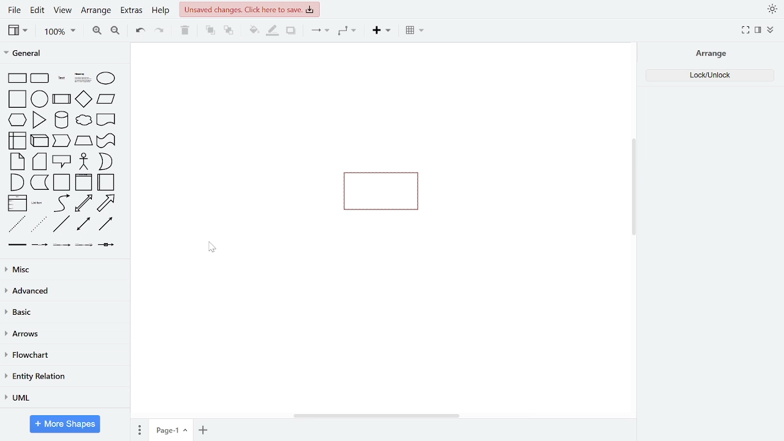 The height and width of the screenshot is (441, 784). I want to click on hexagon, so click(17, 119).